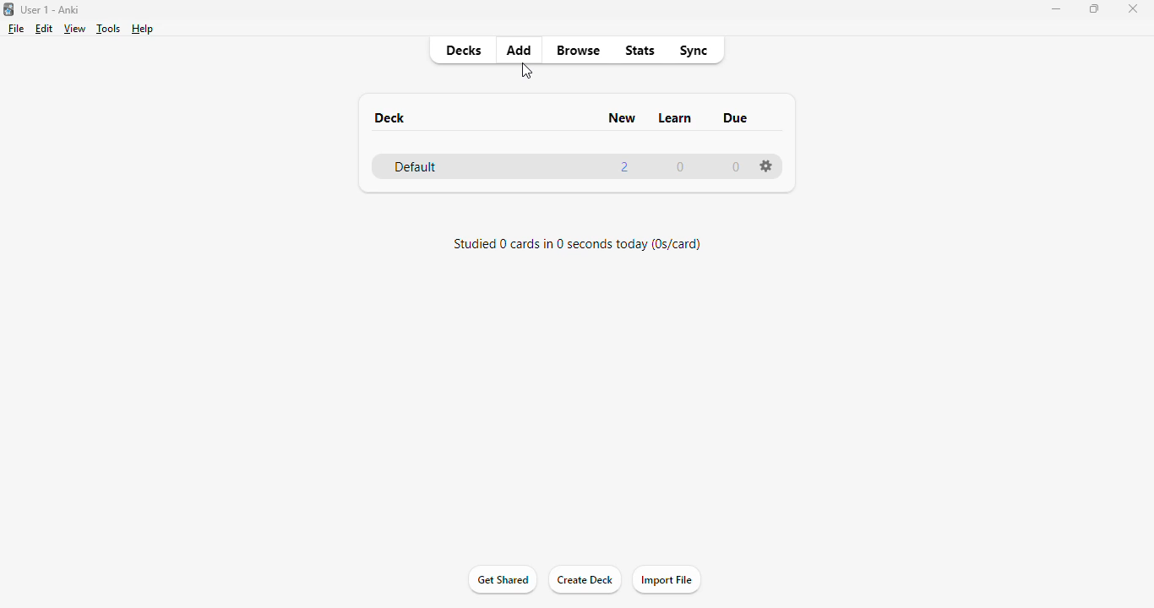 This screenshot has width=1154, height=608. What do you see at coordinates (414, 168) in the screenshot?
I see `default` at bounding box center [414, 168].